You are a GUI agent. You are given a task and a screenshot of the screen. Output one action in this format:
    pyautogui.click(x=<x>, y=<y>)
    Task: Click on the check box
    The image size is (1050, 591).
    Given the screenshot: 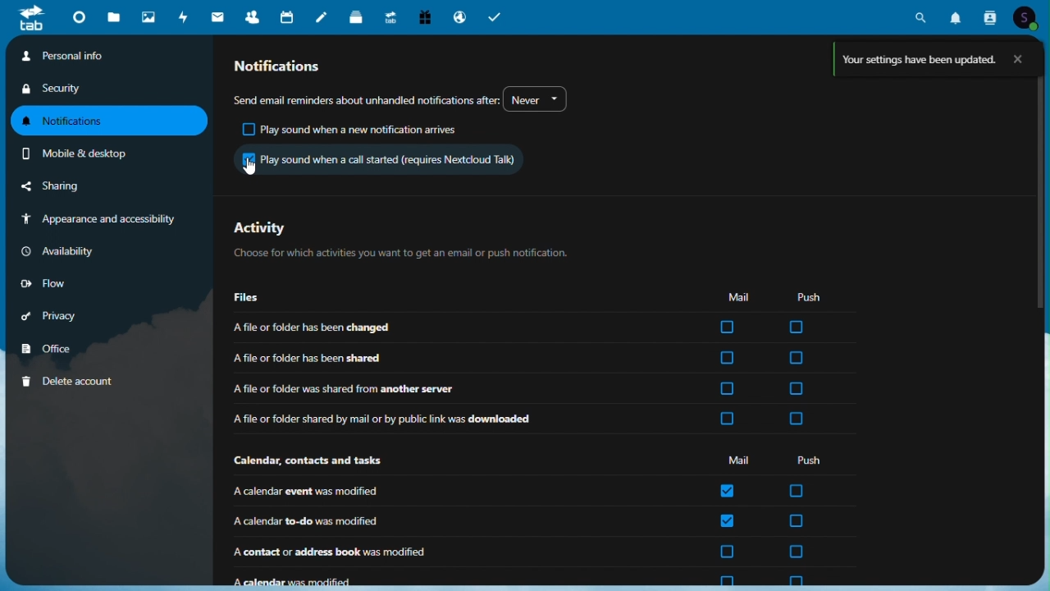 What is the action you would take?
    pyautogui.click(x=728, y=490)
    